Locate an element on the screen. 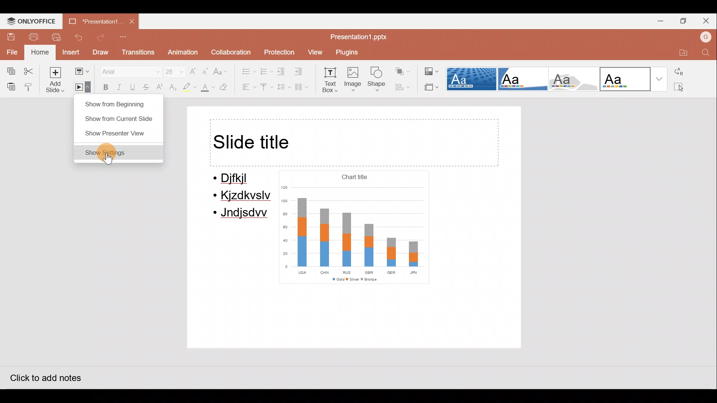 The width and height of the screenshot is (717, 403). Shape is located at coordinates (377, 80).